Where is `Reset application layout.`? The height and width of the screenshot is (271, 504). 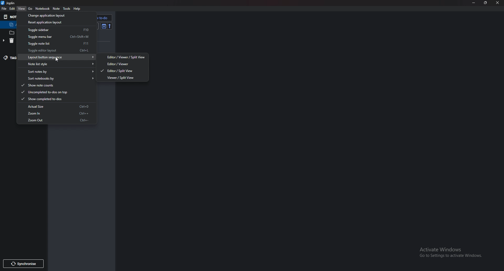
Reset application layout. is located at coordinates (43, 23).